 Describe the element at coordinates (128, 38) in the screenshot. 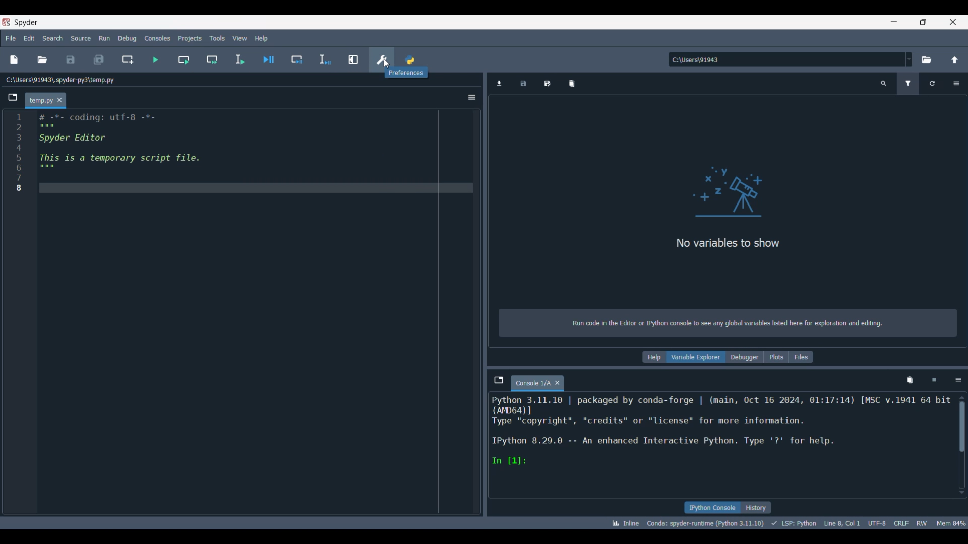

I see `Debug menu` at that location.